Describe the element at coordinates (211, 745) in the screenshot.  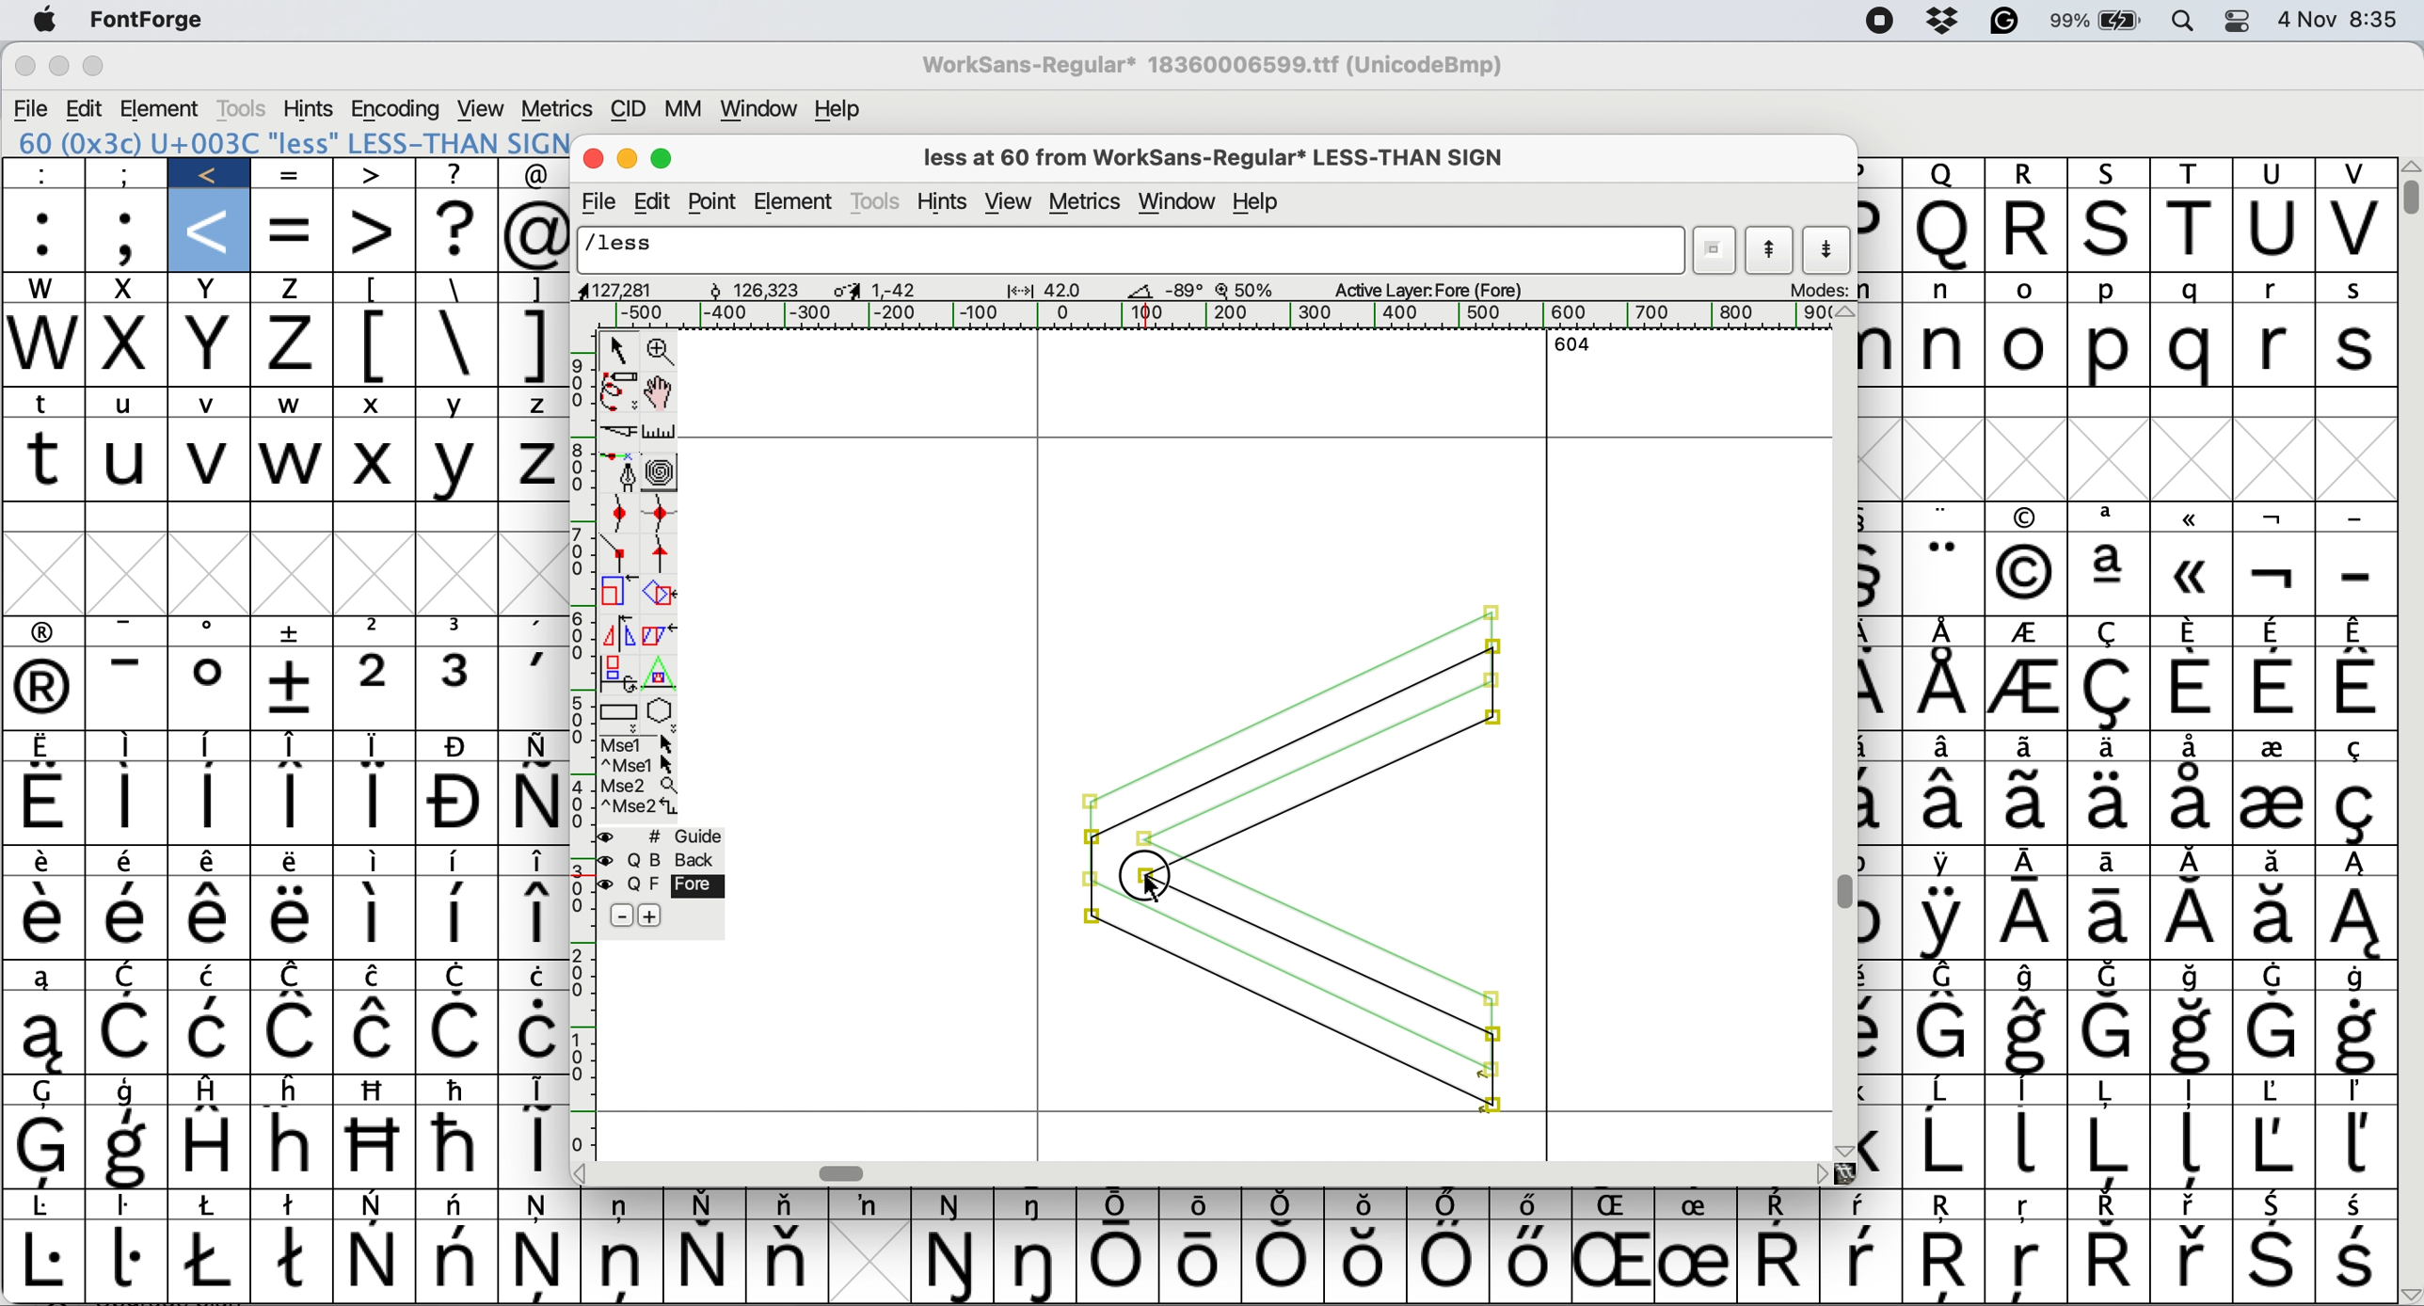
I see `Symbol` at that location.